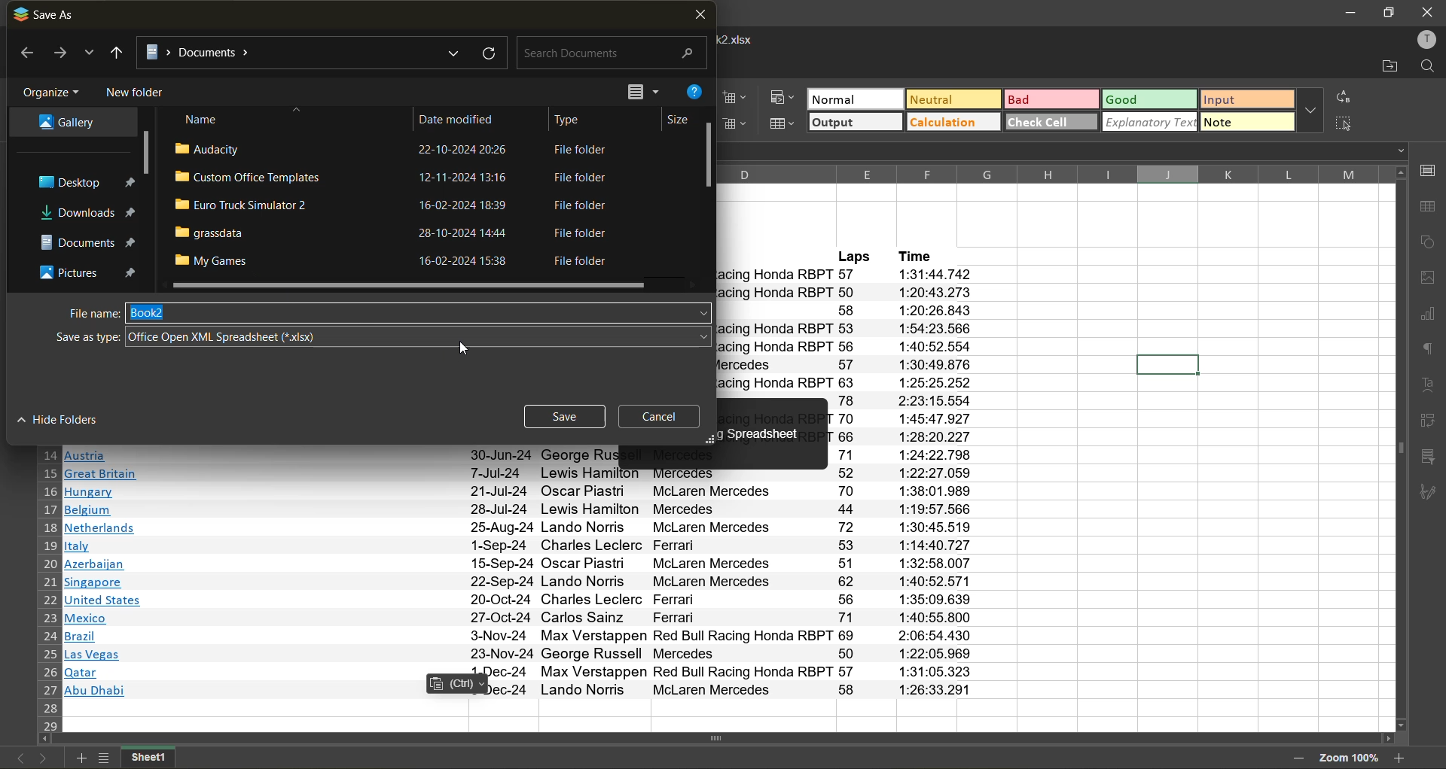 The image size is (1446, 769). What do you see at coordinates (81, 758) in the screenshot?
I see `add new sheet` at bounding box center [81, 758].